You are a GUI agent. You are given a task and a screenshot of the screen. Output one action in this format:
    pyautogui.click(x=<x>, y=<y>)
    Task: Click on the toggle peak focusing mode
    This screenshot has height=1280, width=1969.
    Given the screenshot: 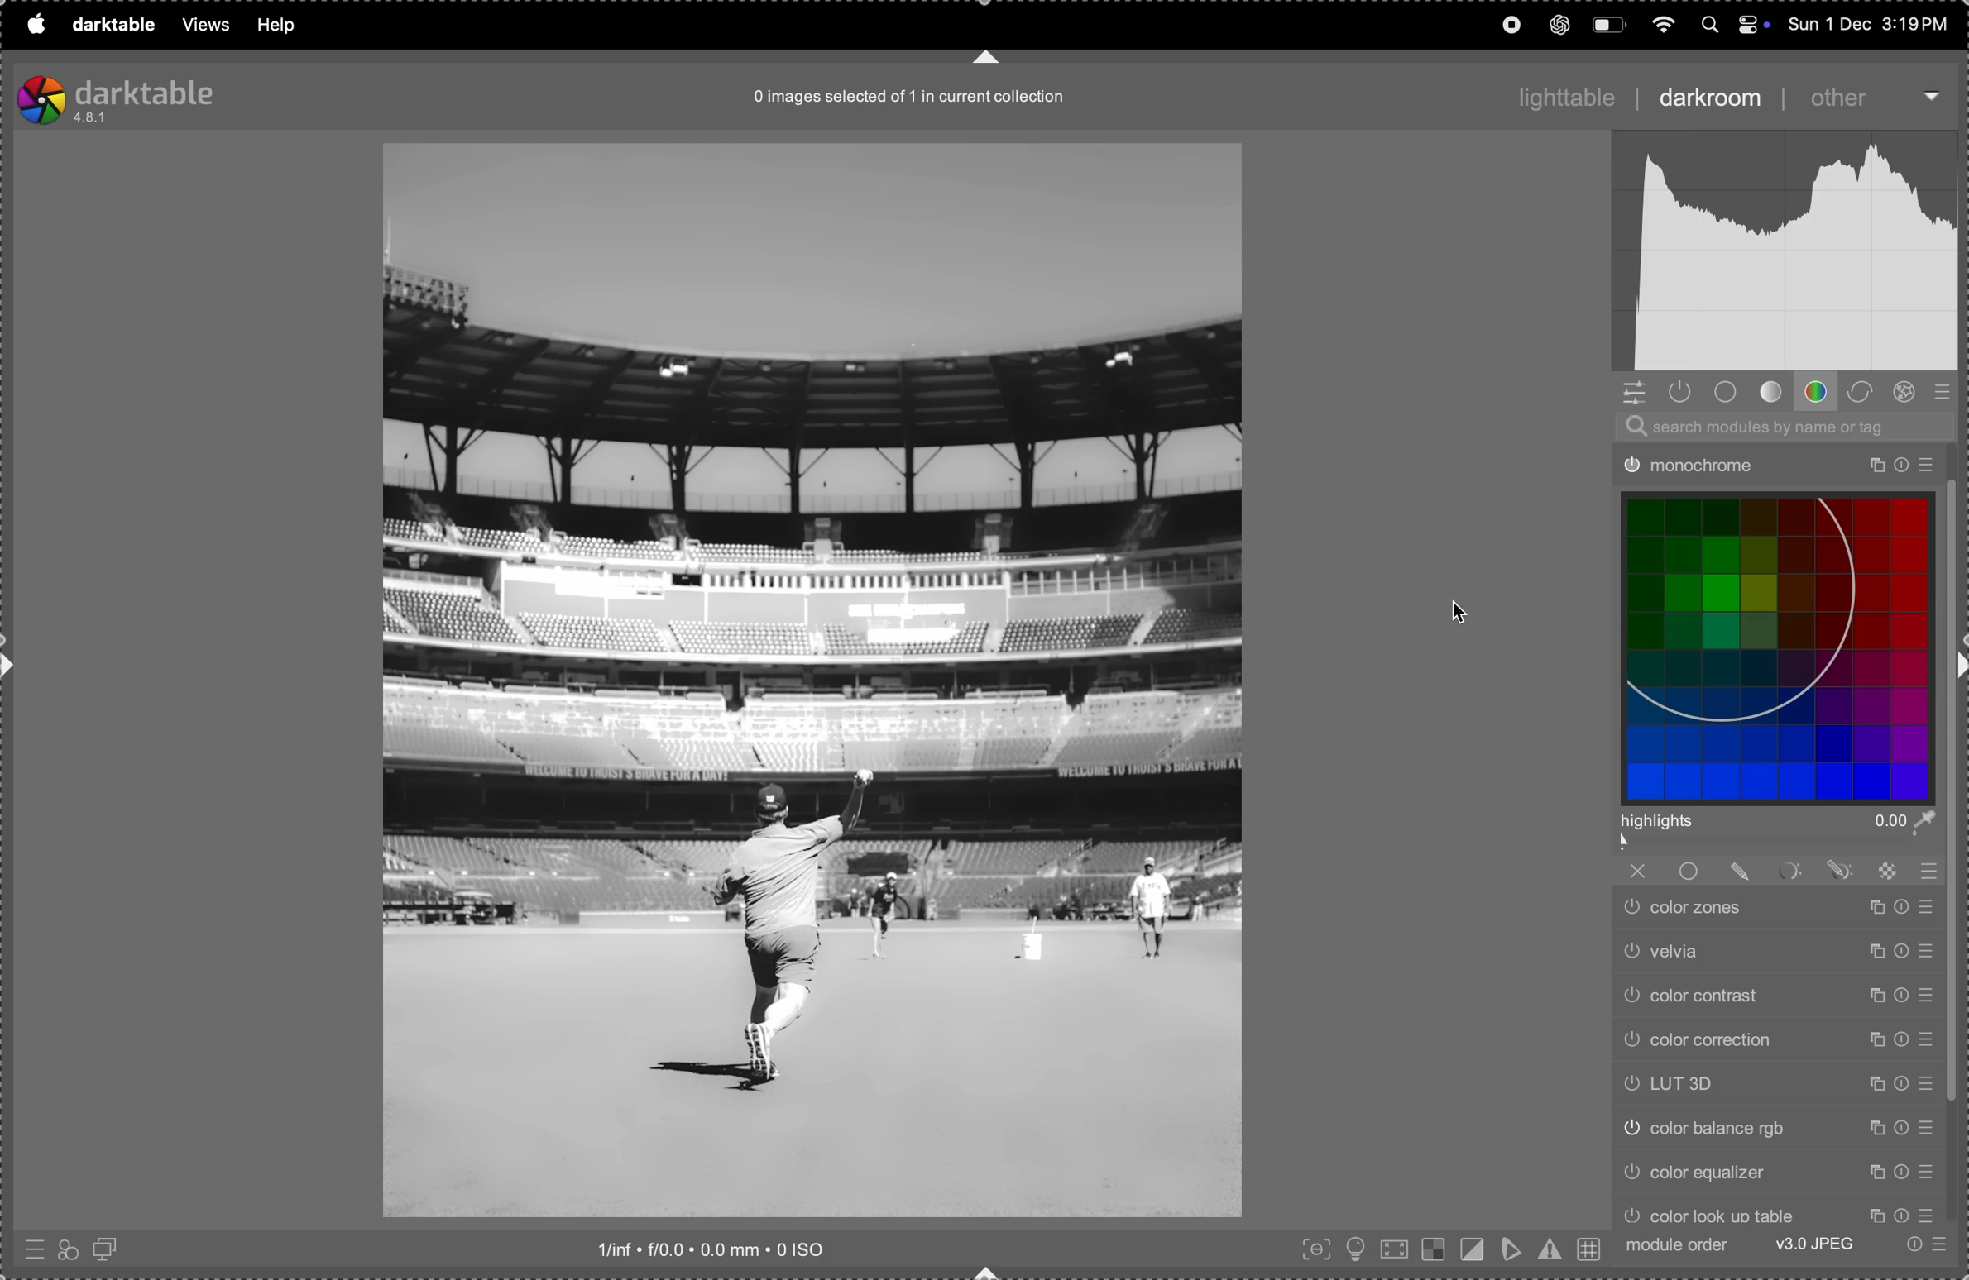 What is the action you would take?
    pyautogui.click(x=1311, y=1250)
    